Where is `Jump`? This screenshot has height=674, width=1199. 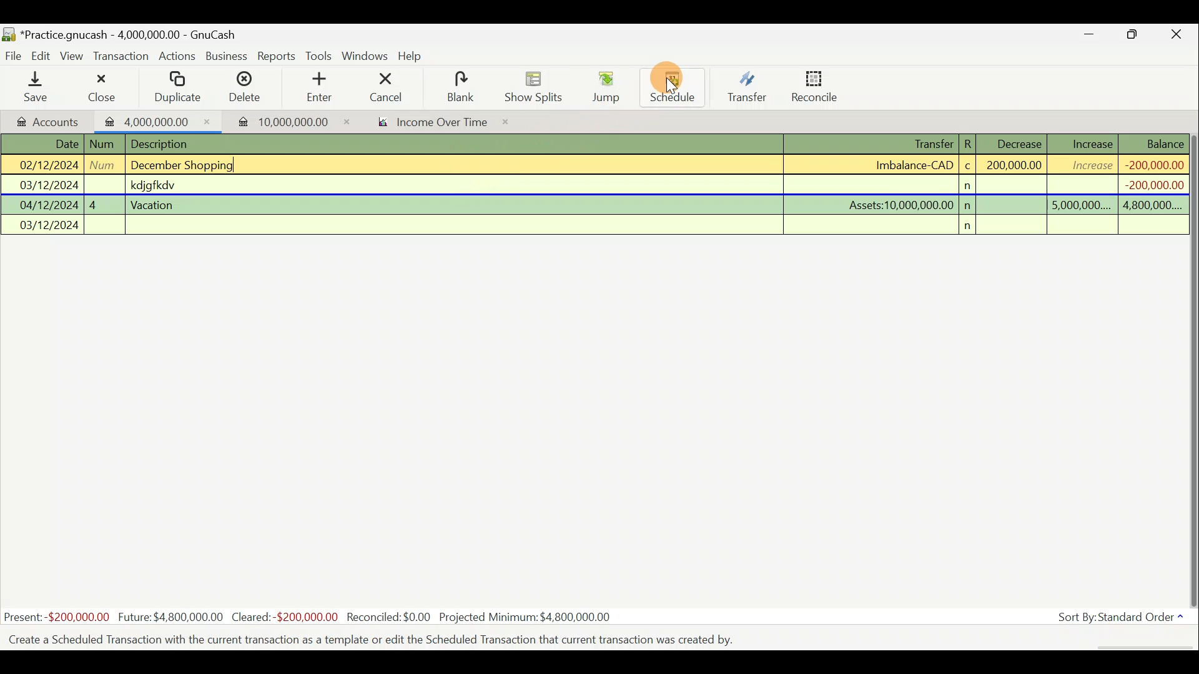 Jump is located at coordinates (602, 86).